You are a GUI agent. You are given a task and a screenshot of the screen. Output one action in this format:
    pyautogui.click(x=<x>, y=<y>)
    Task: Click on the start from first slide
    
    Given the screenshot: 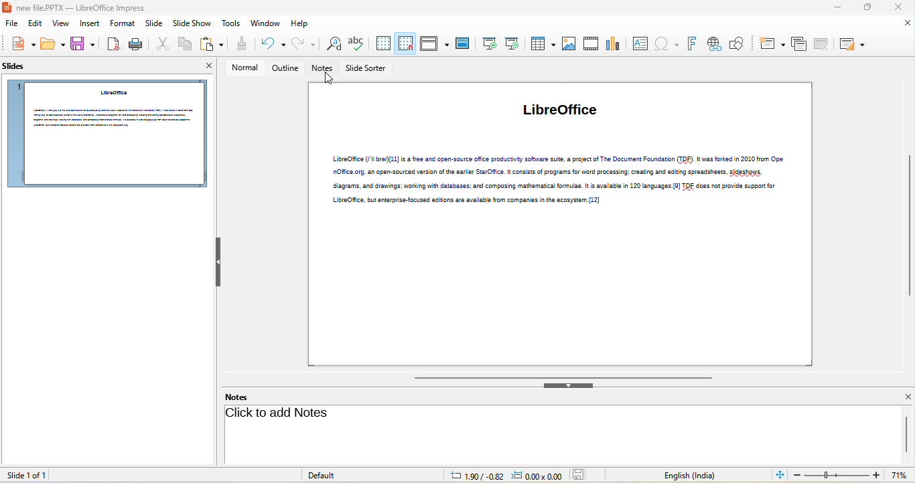 What is the action you would take?
    pyautogui.click(x=488, y=43)
    